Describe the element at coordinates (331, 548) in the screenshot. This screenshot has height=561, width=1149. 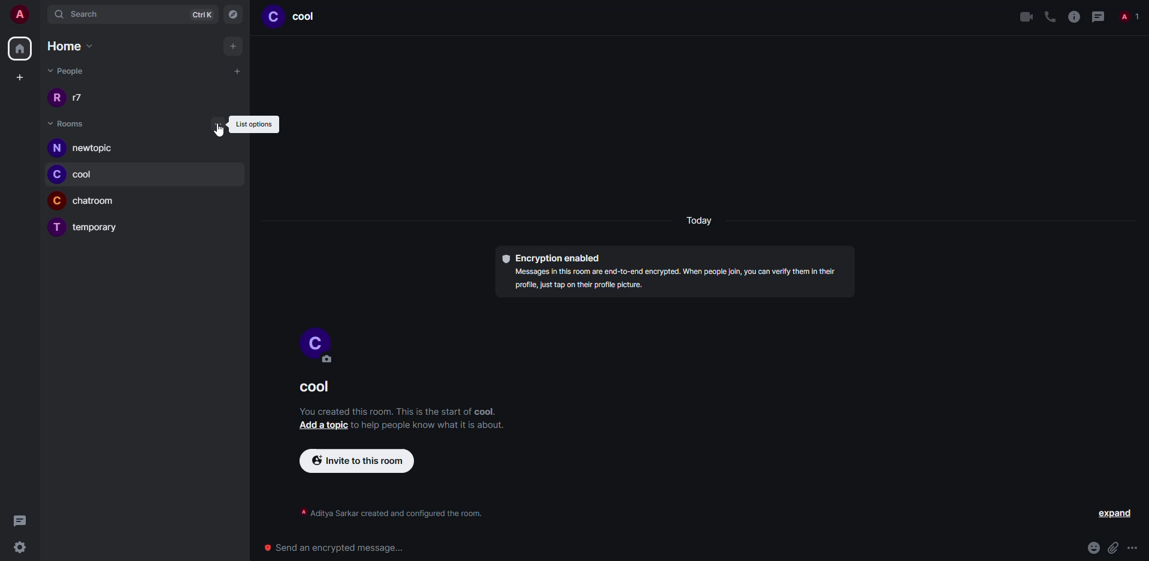
I see `send encrypted message` at that location.